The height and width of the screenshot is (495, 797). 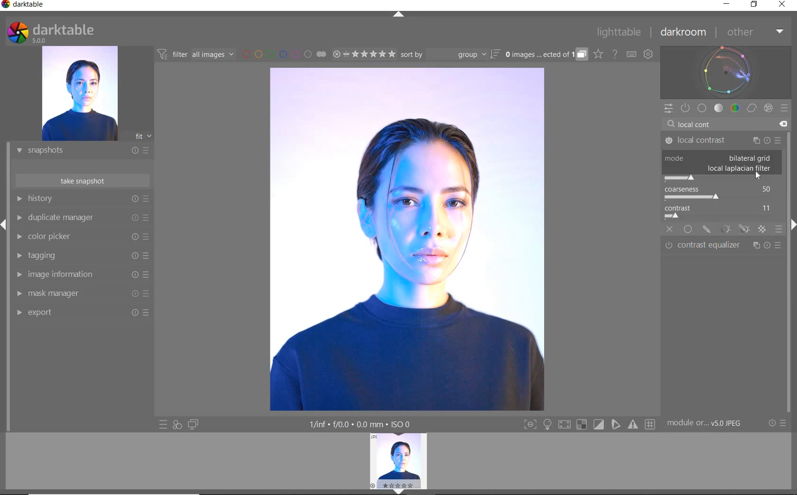 I want to click on Search, so click(x=671, y=124).